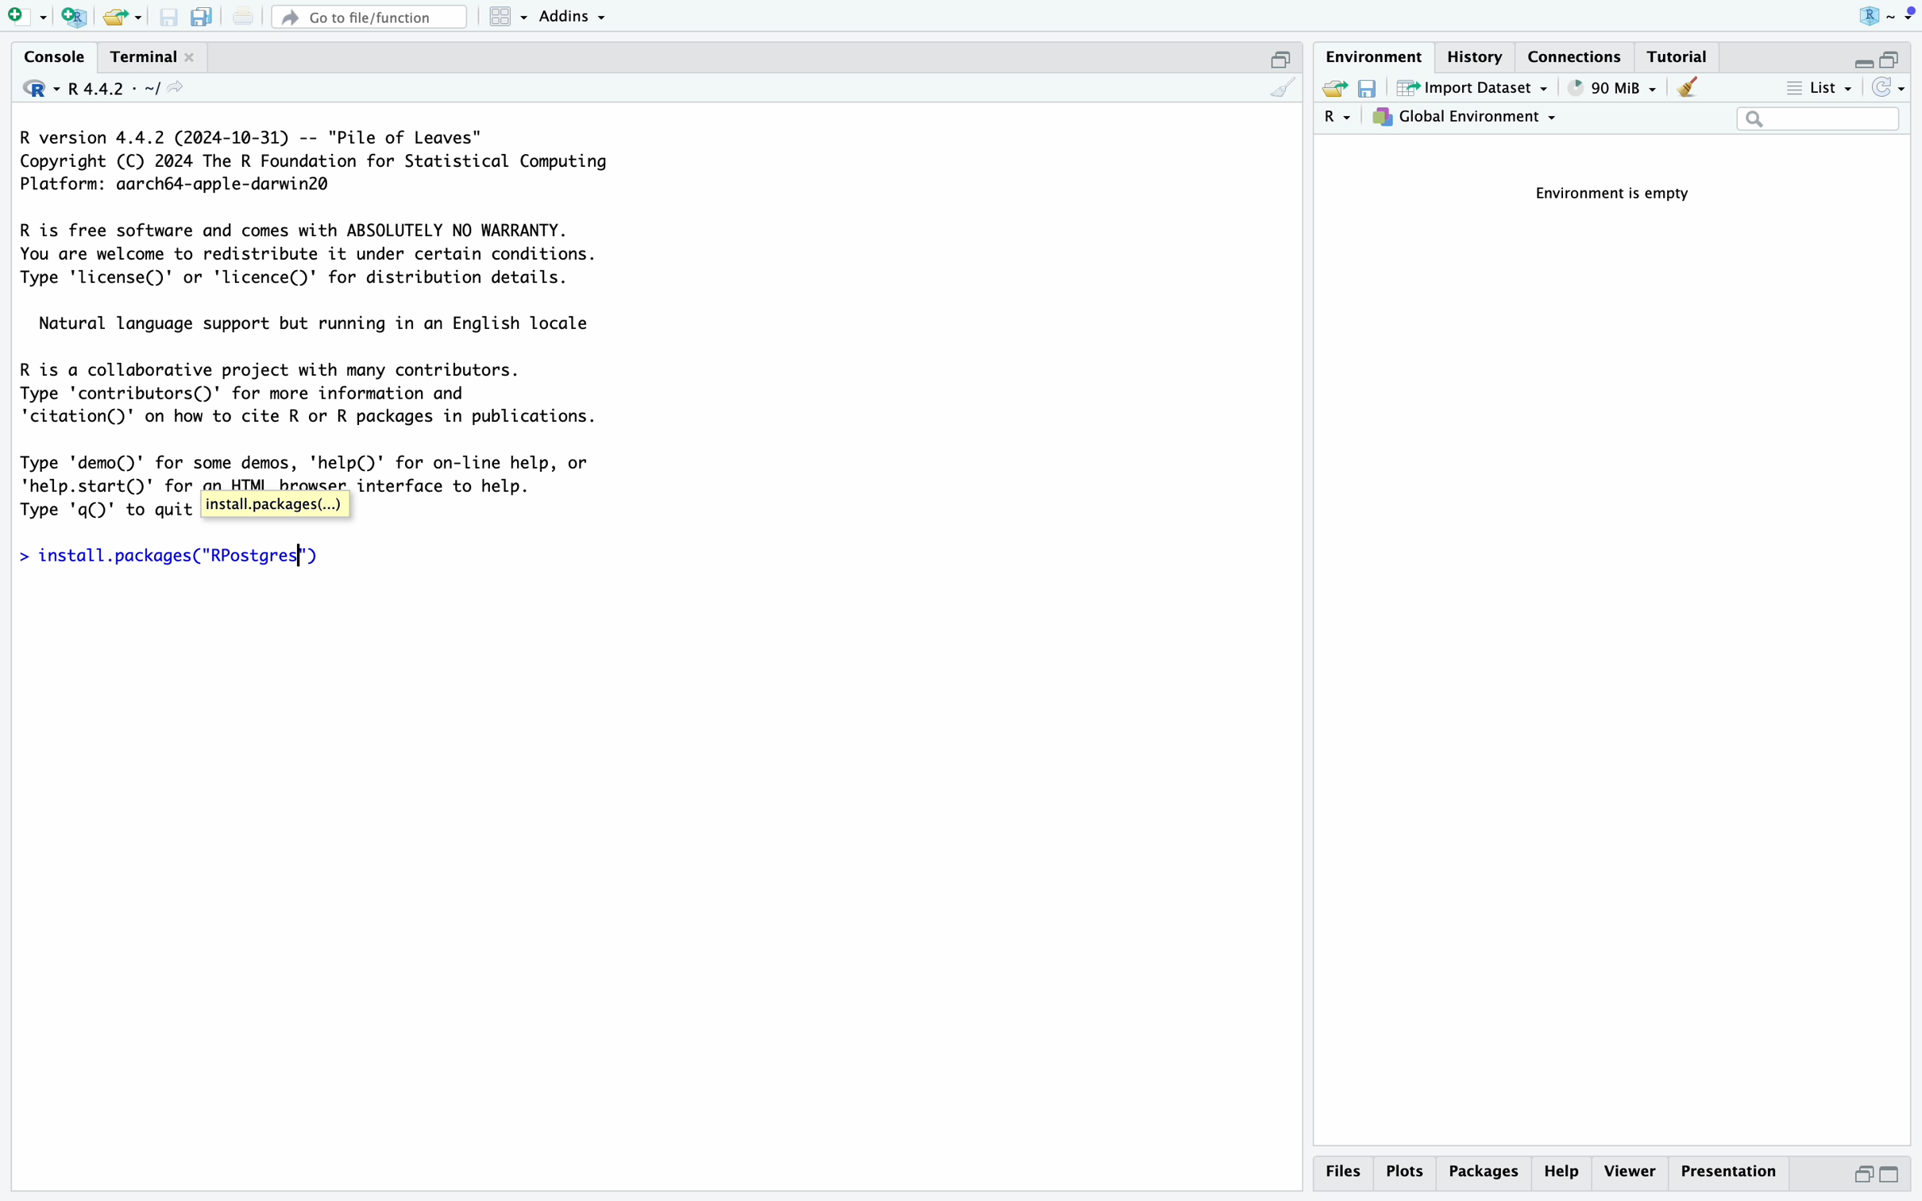 The image size is (1922, 1201). Describe the element at coordinates (1818, 121) in the screenshot. I see `search field` at that location.